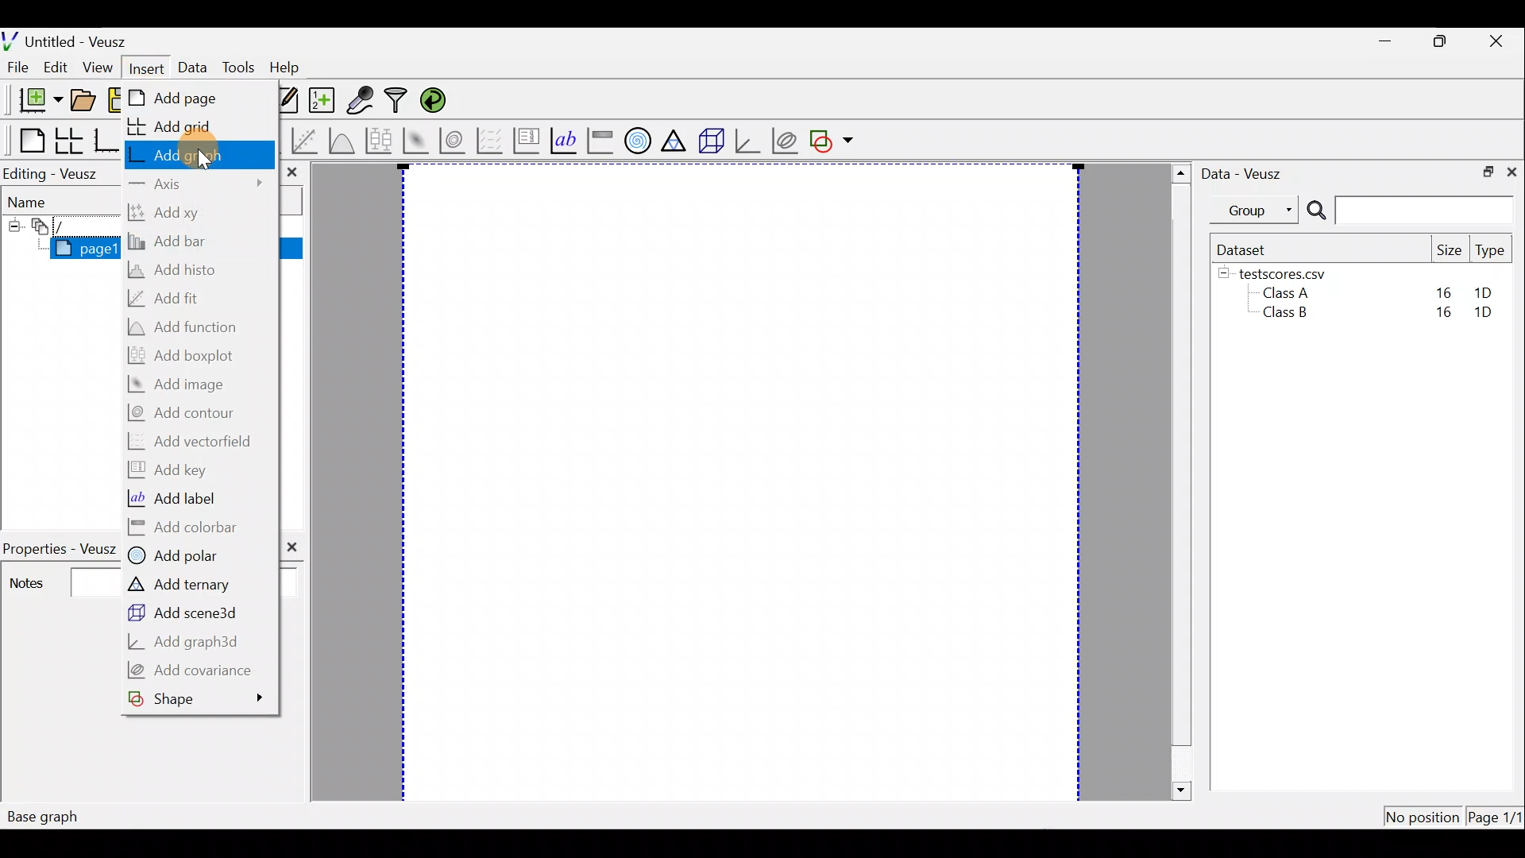  What do you see at coordinates (176, 498) in the screenshot?
I see `Add label` at bounding box center [176, 498].